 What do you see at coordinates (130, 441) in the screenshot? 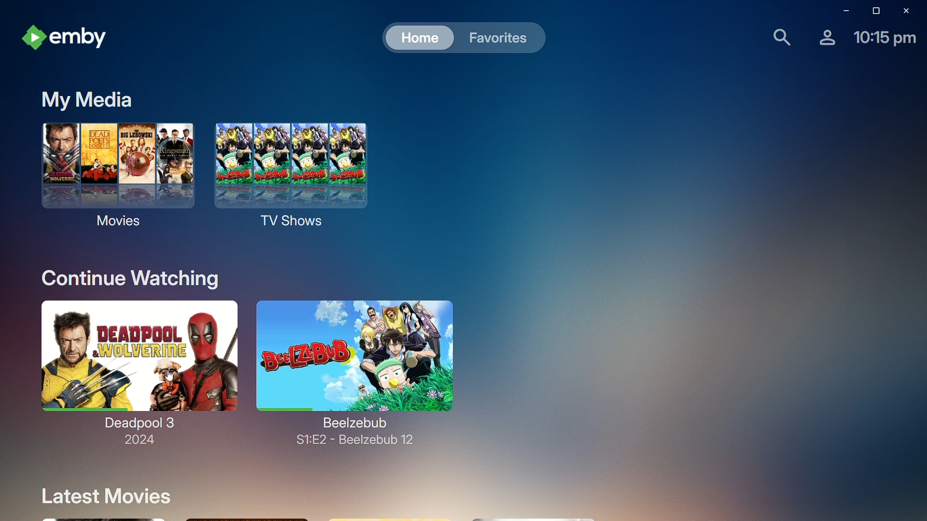
I see `2024` at bounding box center [130, 441].